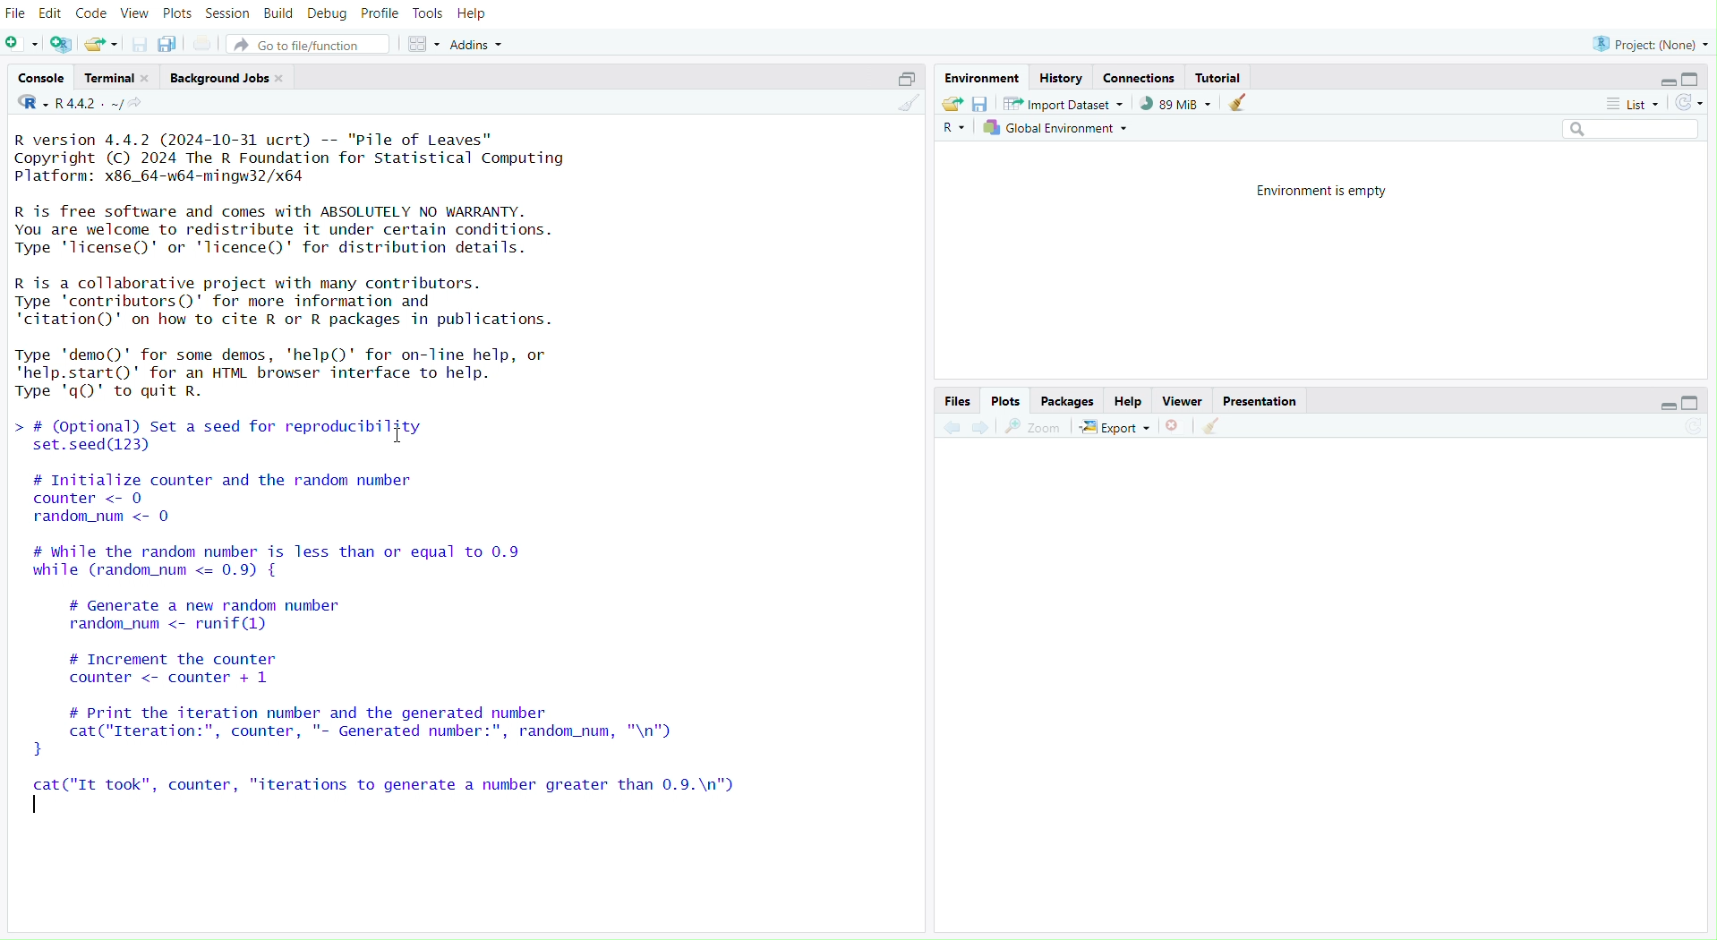  What do you see at coordinates (907, 109) in the screenshot?
I see `Clear Console (Ctrl + L)` at bounding box center [907, 109].